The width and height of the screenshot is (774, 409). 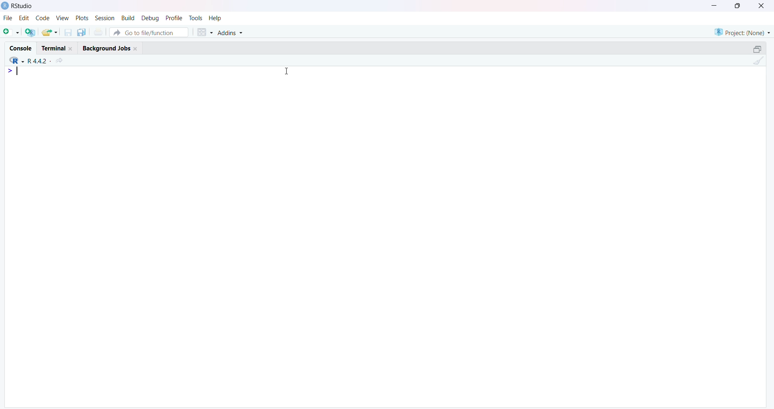 I want to click on Print the current file, so click(x=101, y=31).